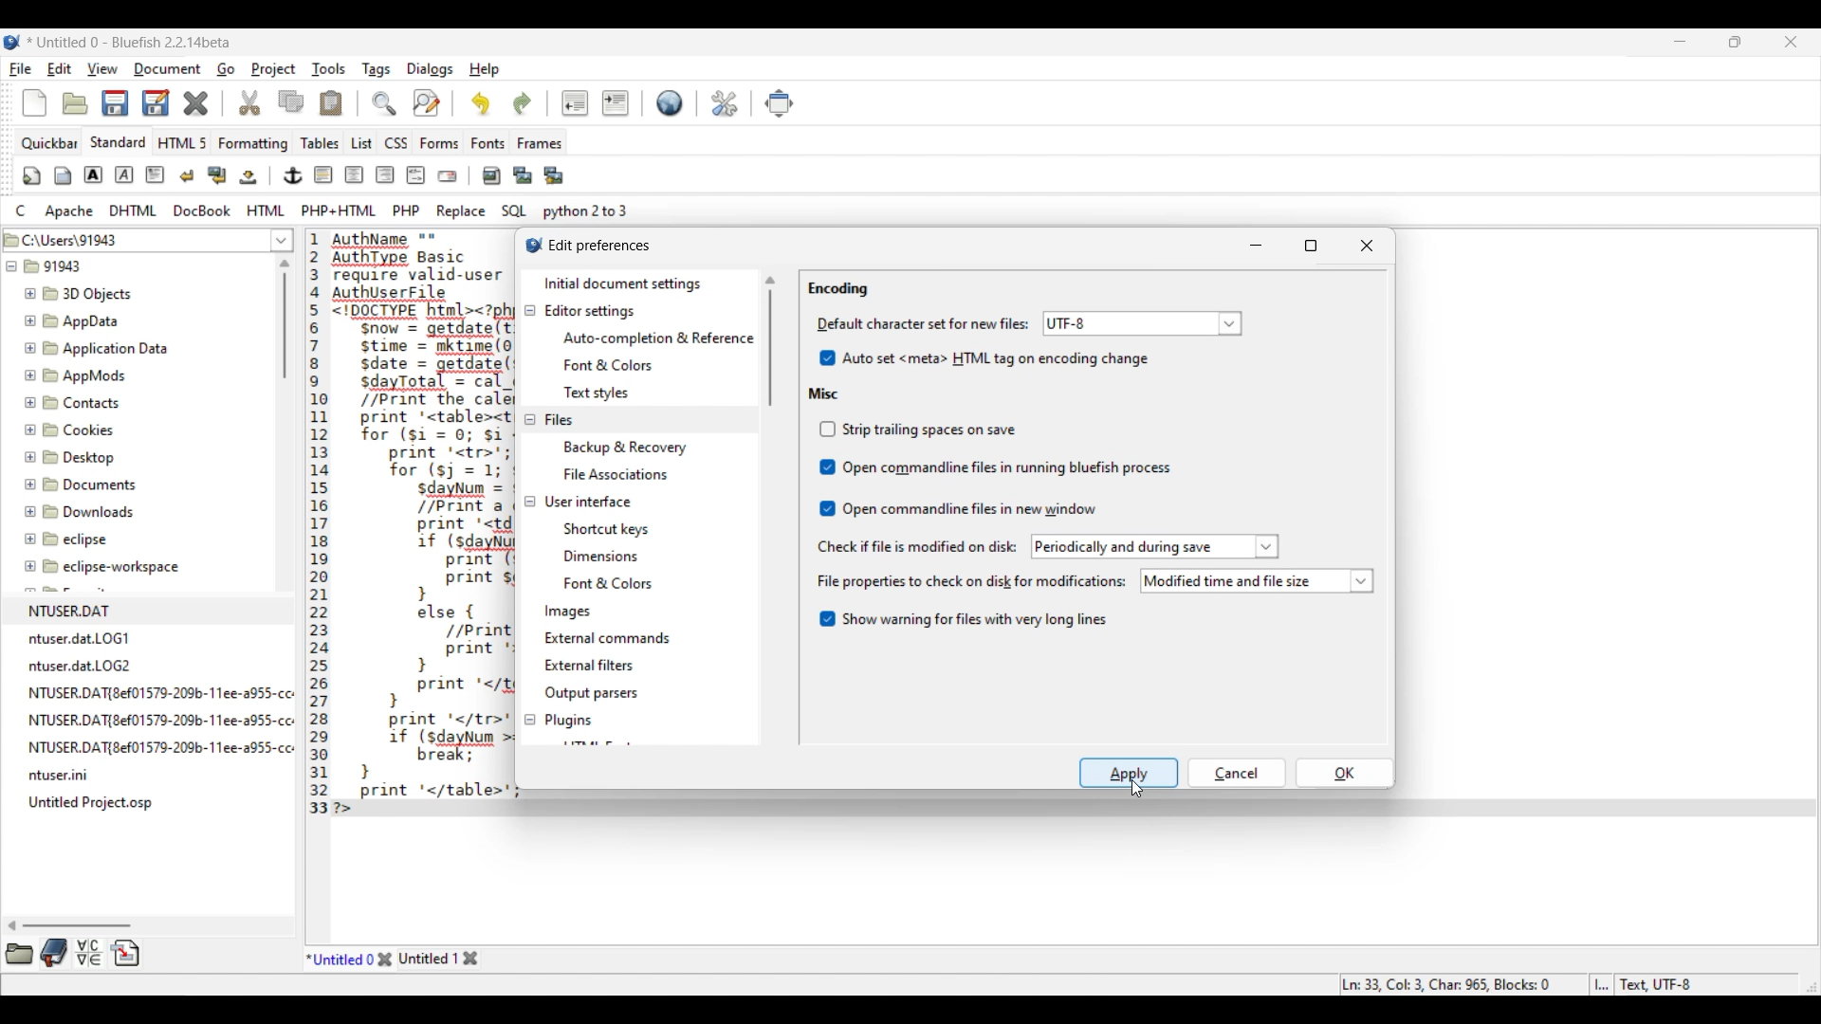 The image size is (1821, 1024). Describe the element at coordinates (770, 341) in the screenshot. I see `Vertical slide bar` at that location.